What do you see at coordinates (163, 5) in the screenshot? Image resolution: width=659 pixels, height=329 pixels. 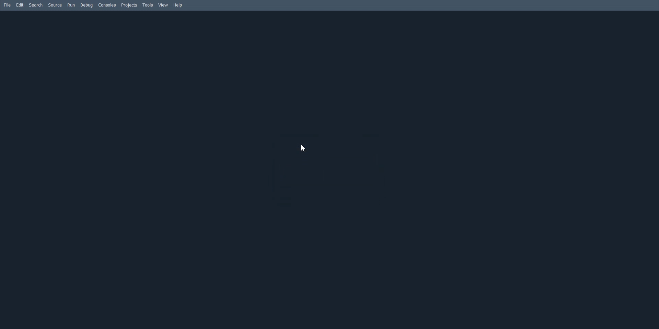 I see `View` at bounding box center [163, 5].